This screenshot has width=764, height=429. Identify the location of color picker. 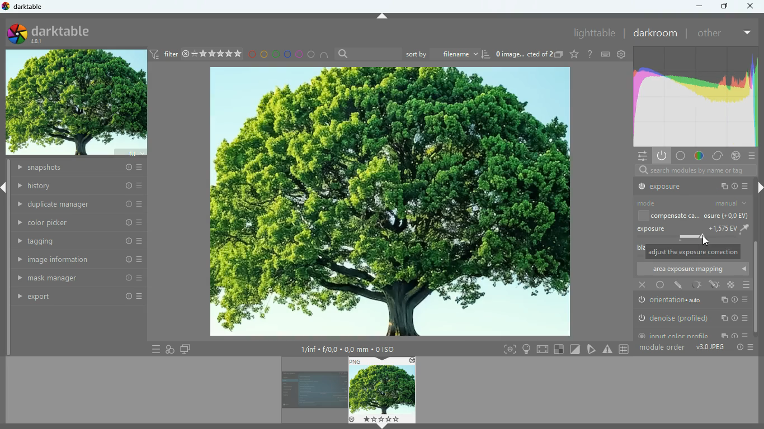
(75, 224).